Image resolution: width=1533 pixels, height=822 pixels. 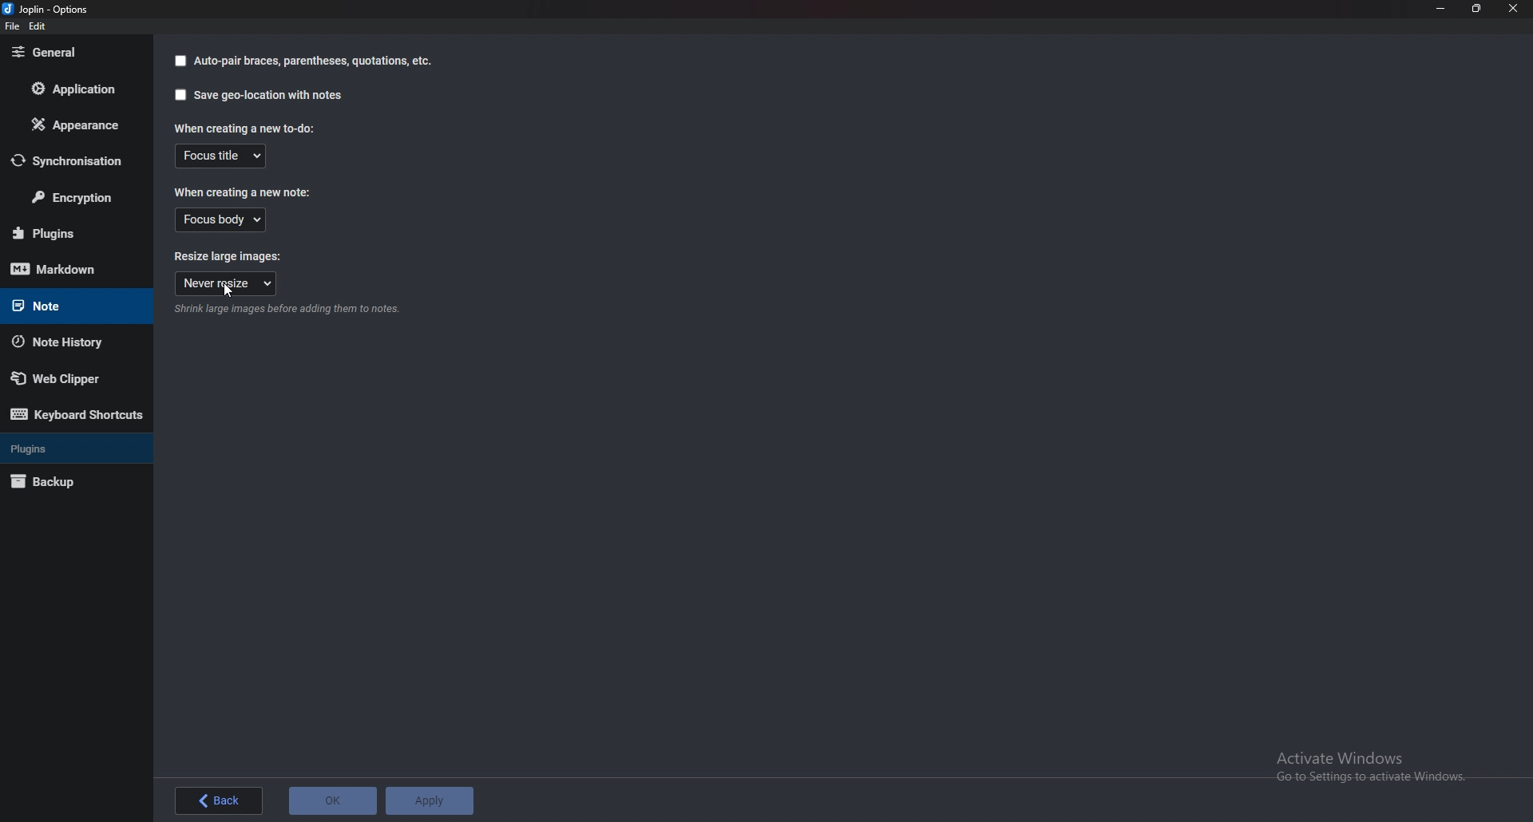 I want to click on Keyboard shortcuts, so click(x=77, y=414).